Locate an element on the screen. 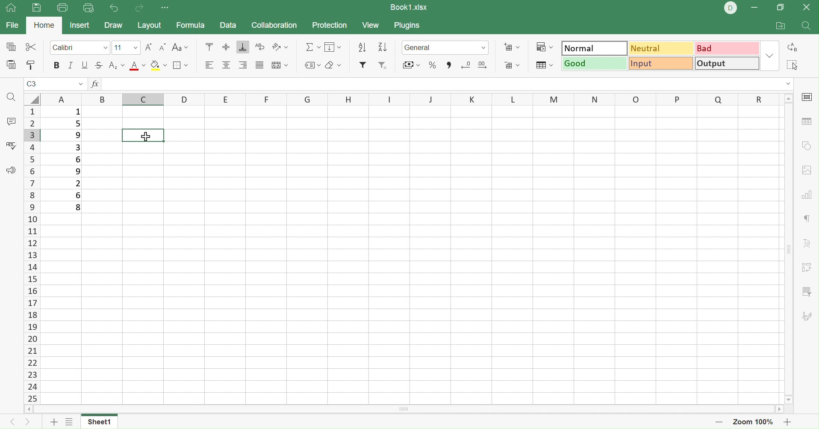 Image resolution: width=819 pixels, height=429 pixels. Good is located at coordinates (594, 63).